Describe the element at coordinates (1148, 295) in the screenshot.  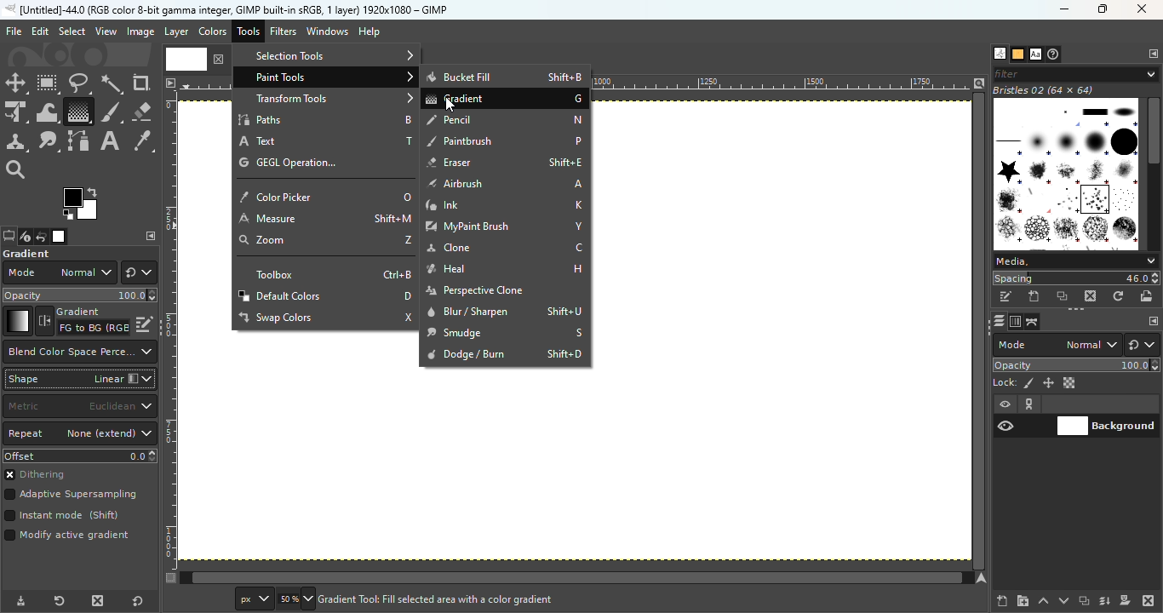
I see `Open brush as image` at that location.